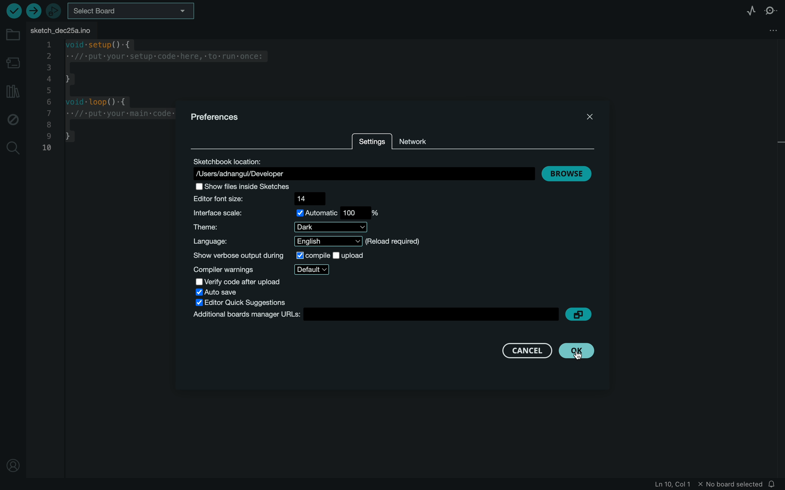 This screenshot has width=785, height=490. What do you see at coordinates (371, 142) in the screenshot?
I see `settings` at bounding box center [371, 142].